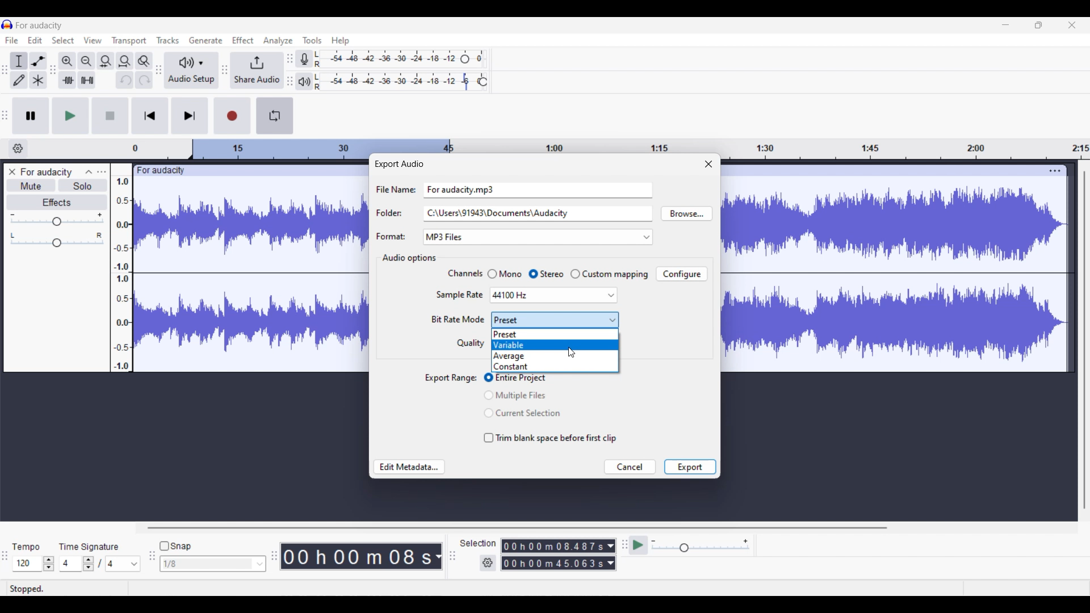 Image resolution: width=1090 pixels, height=613 pixels. What do you see at coordinates (395, 213) in the screenshot?
I see `Indicates text box for respective setting options` at bounding box center [395, 213].